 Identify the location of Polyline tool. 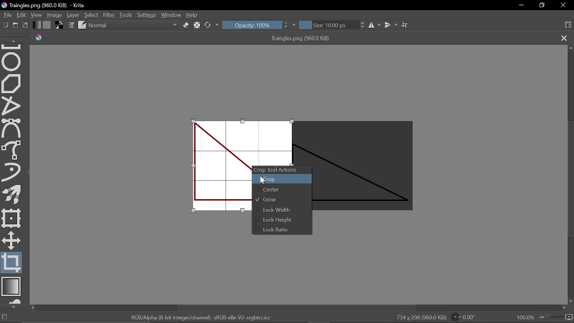
(12, 106).